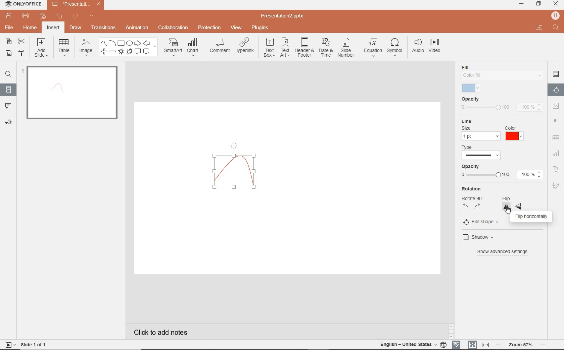 This screenshot has width=564, height=350. I want to click on CUSTOMIZE QUICK ACCESS TOOLBAR, so click(92, 17).